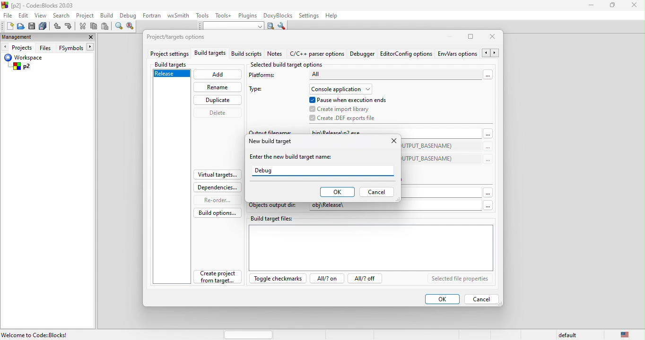  I want to click on edit, so click(25, 15).